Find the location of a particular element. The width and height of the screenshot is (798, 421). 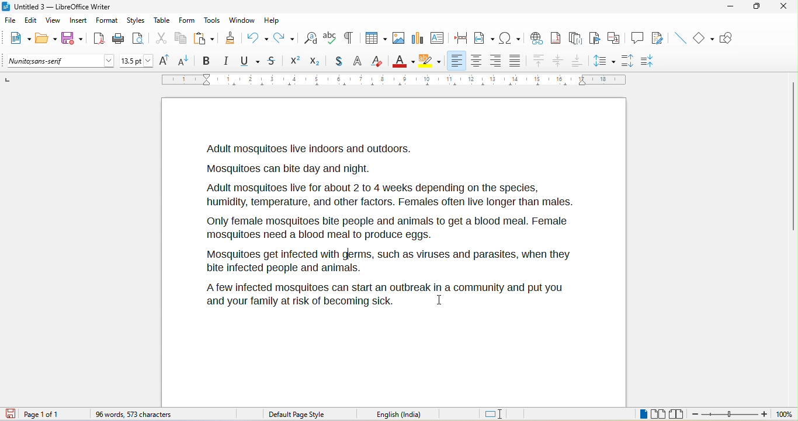

table is located at coordinates (162, 21).